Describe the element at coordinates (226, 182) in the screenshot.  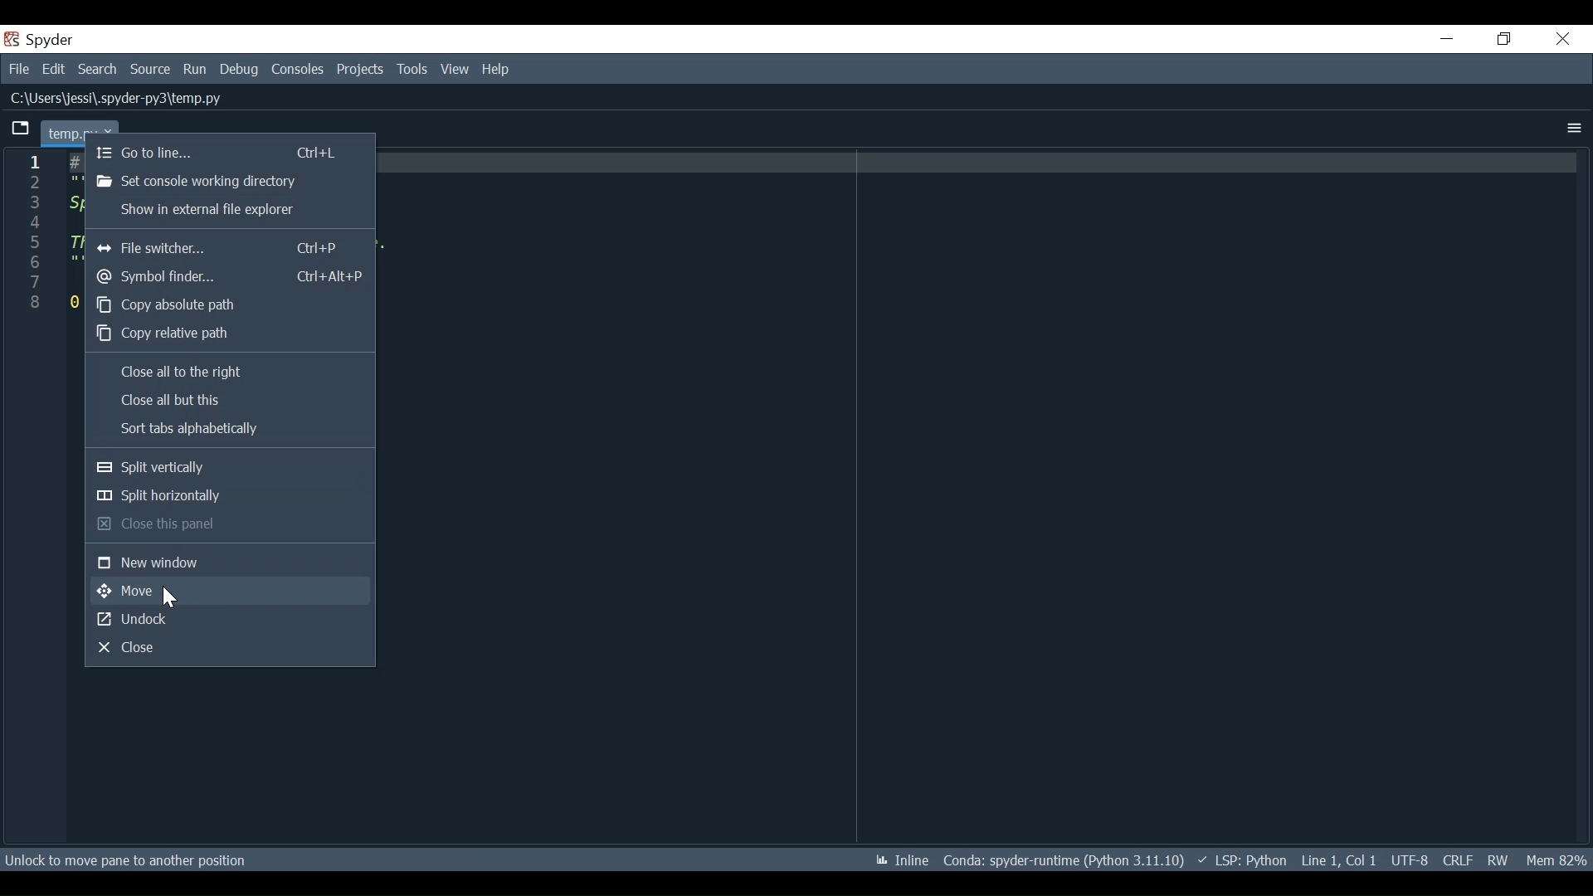
I see `Set console working directory` at that location.